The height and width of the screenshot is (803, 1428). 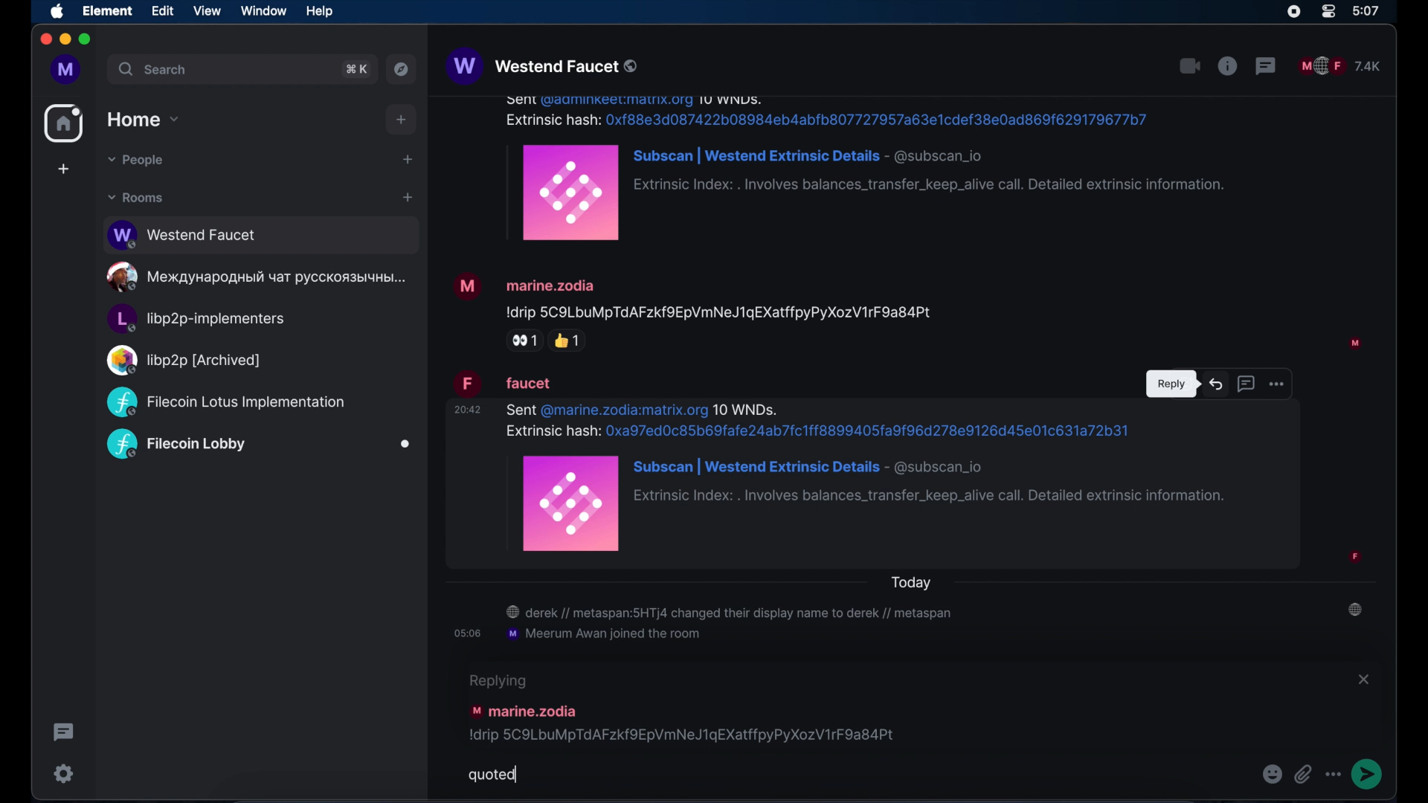 What do you see at coordinates (408, 198) in the screenshot?
I see `add room` at bounding box center [408, 198].